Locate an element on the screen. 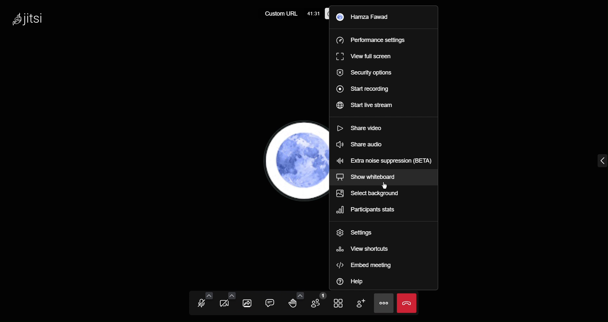  Show whiteboard is located at coordinates (372, 178).